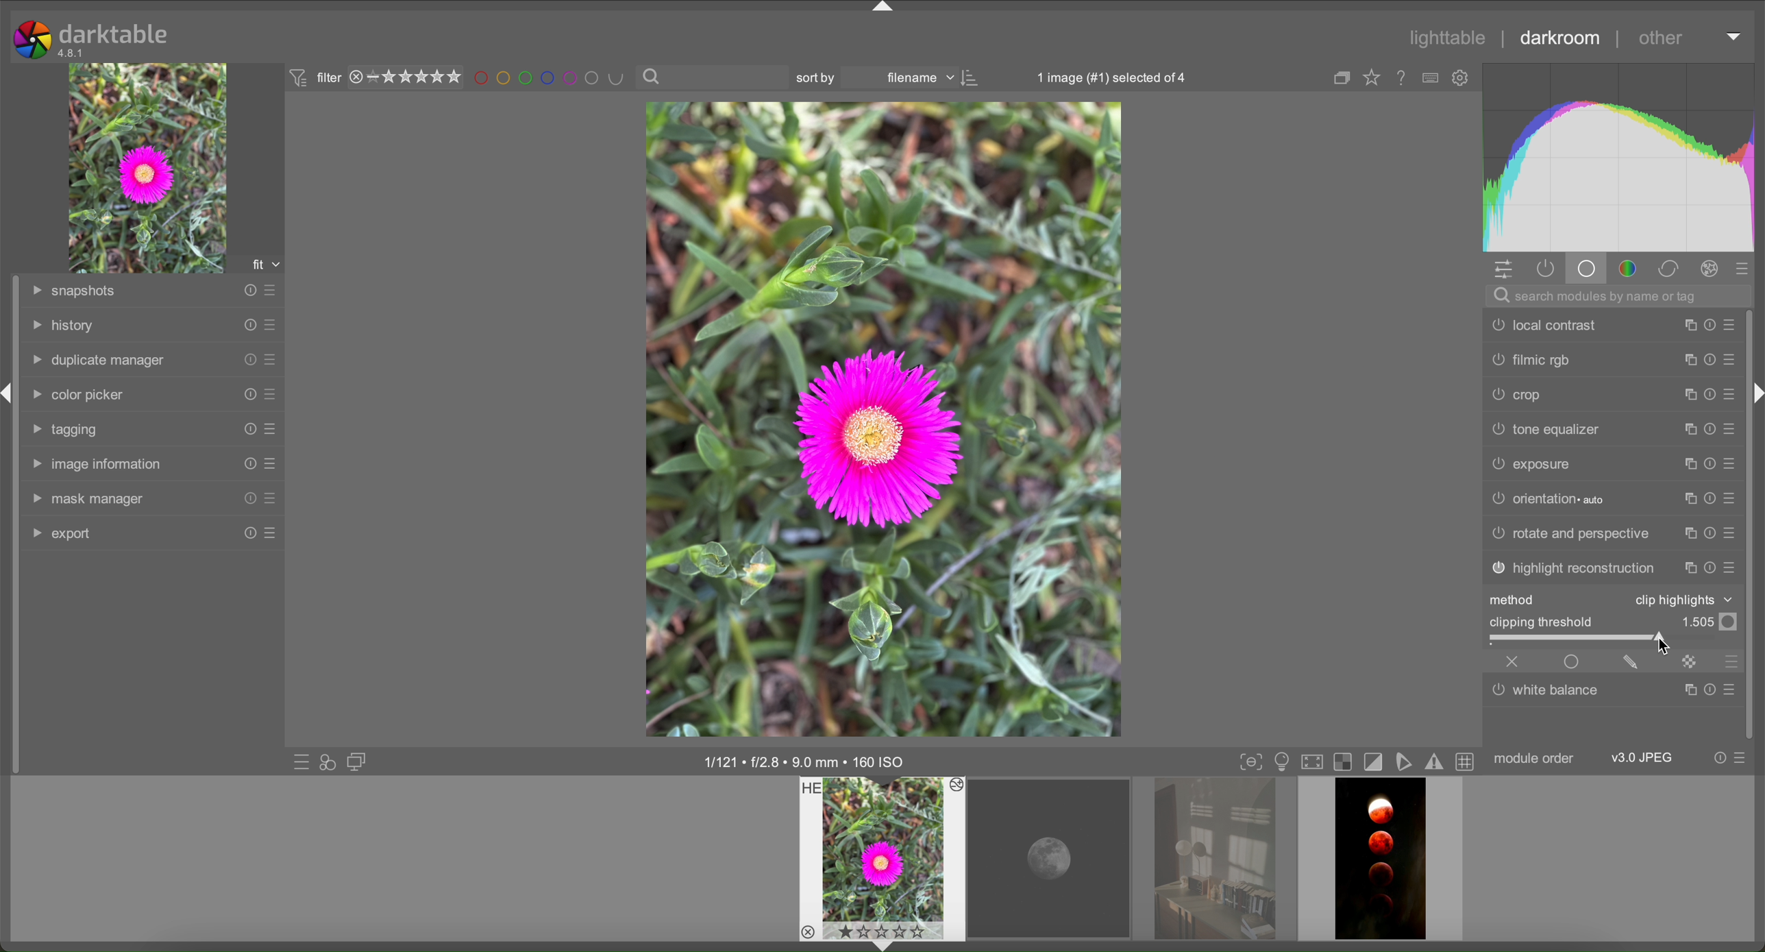 The image size is (1765, 952). I want to click on copy, so click(1689, 465).